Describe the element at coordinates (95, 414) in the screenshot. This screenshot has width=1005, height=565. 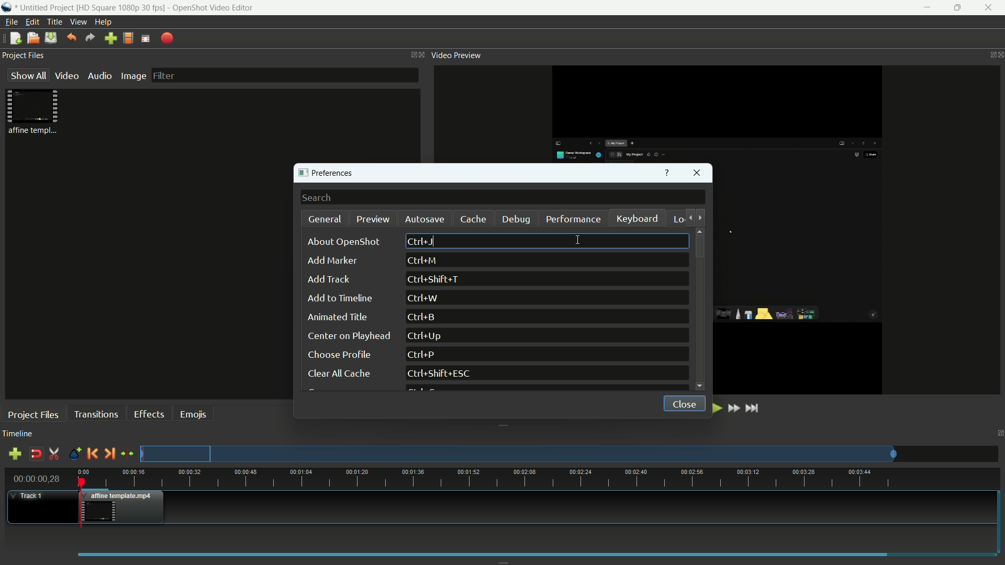
I see `transitions` at that location.